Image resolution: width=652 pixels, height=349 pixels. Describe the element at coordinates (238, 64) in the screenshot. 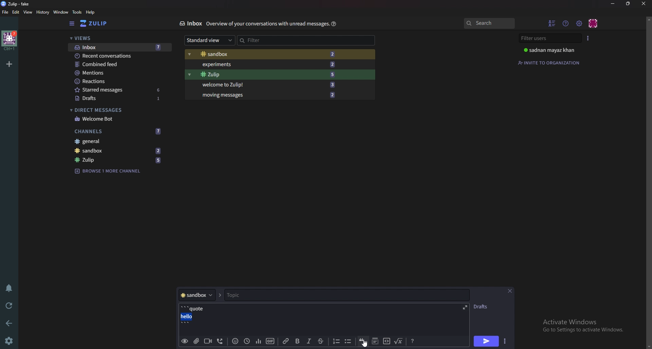

I see `Experiments` at that location.